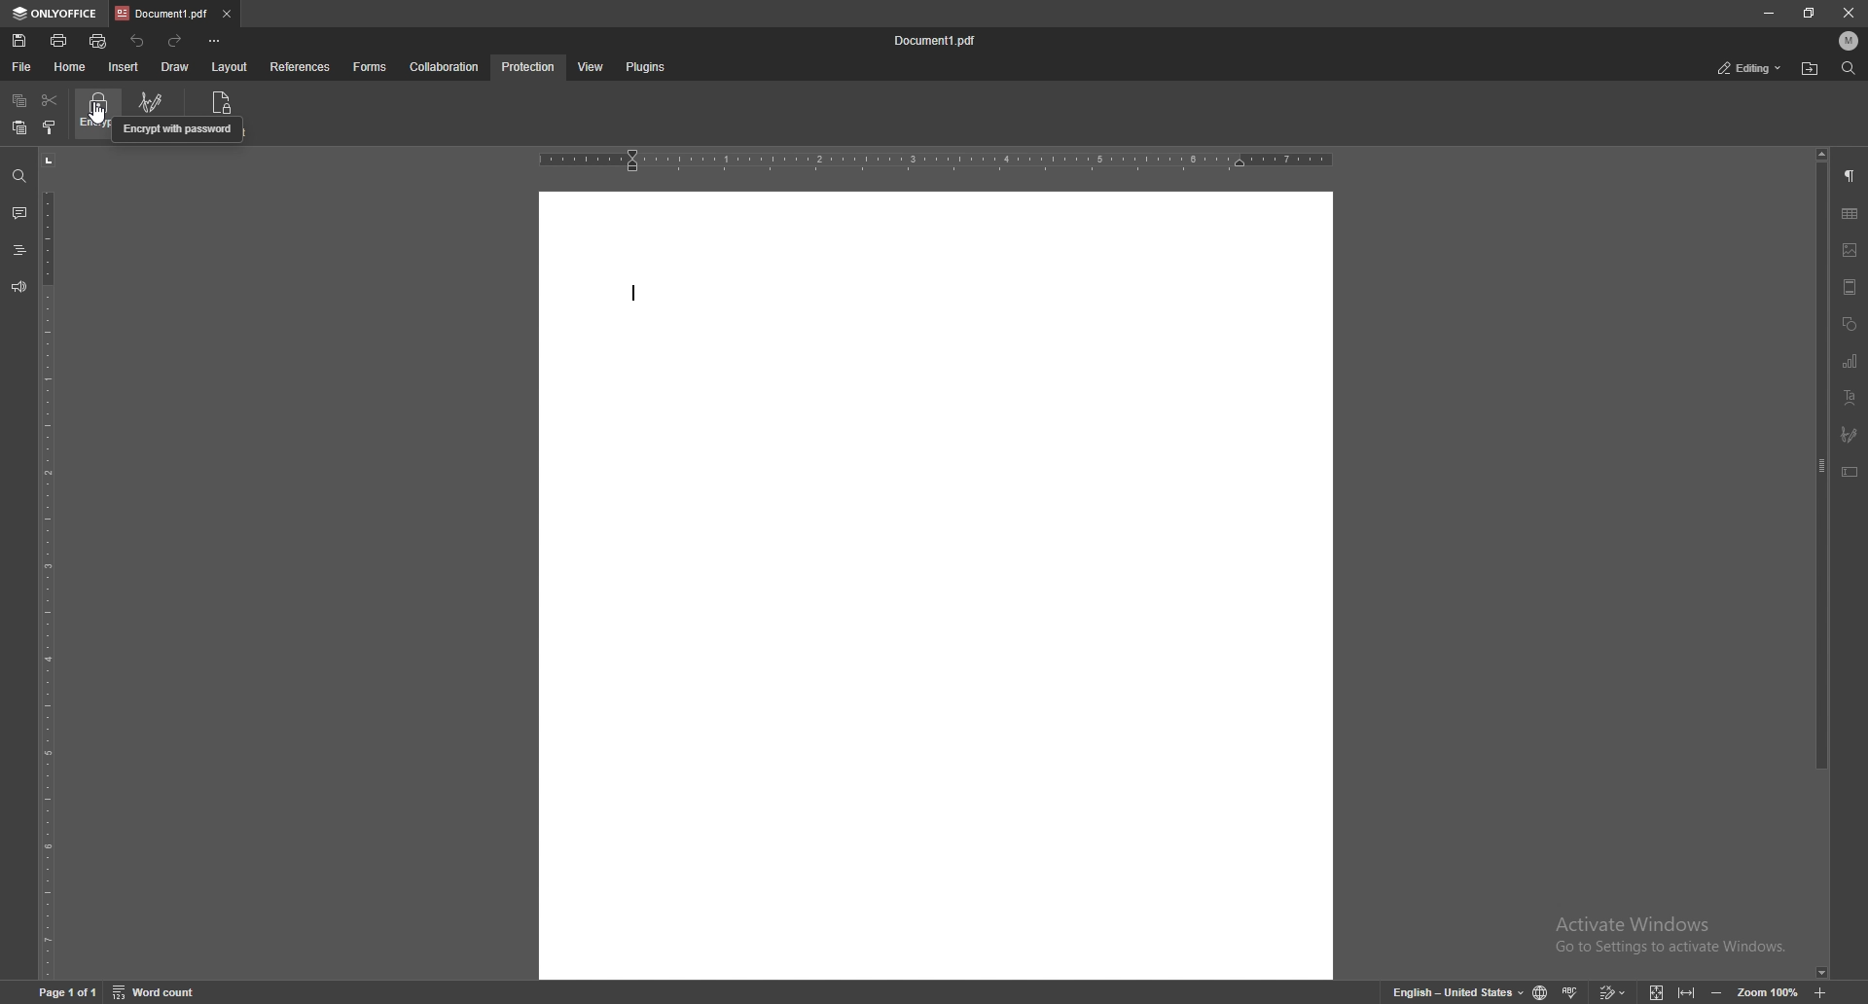 This screenshot has width=1868, height=1004. Describe the element at coordinates (19, 128) in the screenshot. I see `paste` at that location.